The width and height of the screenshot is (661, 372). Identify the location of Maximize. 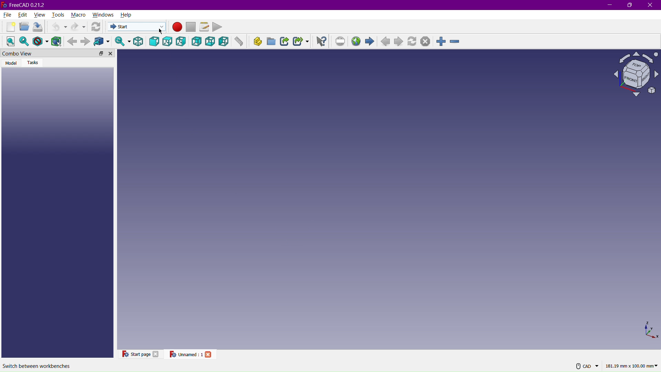
(630, 5).